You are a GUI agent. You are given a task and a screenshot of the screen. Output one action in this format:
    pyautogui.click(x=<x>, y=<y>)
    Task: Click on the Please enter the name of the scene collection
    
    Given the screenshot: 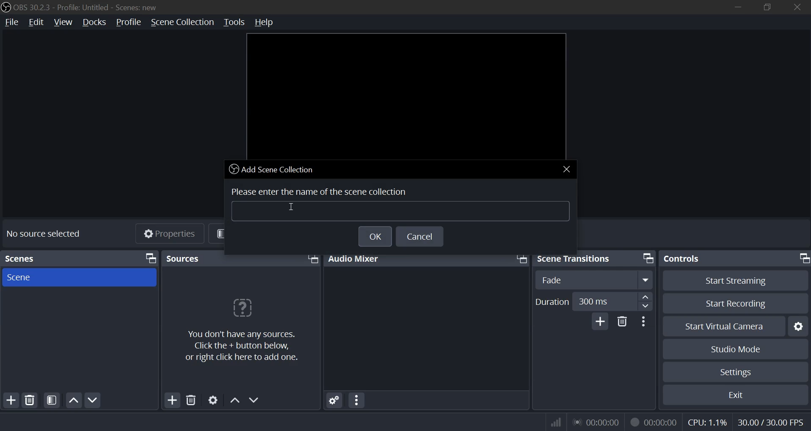 What is the action you would take?
    pyautogui.click(x=321, y=190)
    